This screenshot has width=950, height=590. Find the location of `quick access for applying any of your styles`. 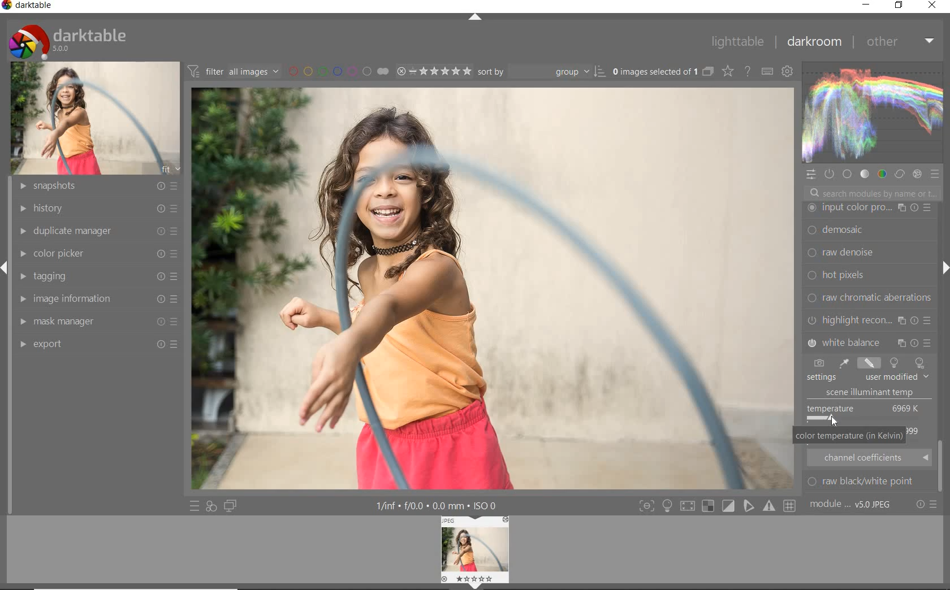

quick access for applying any of your styles is located at coordinates (211, 507).